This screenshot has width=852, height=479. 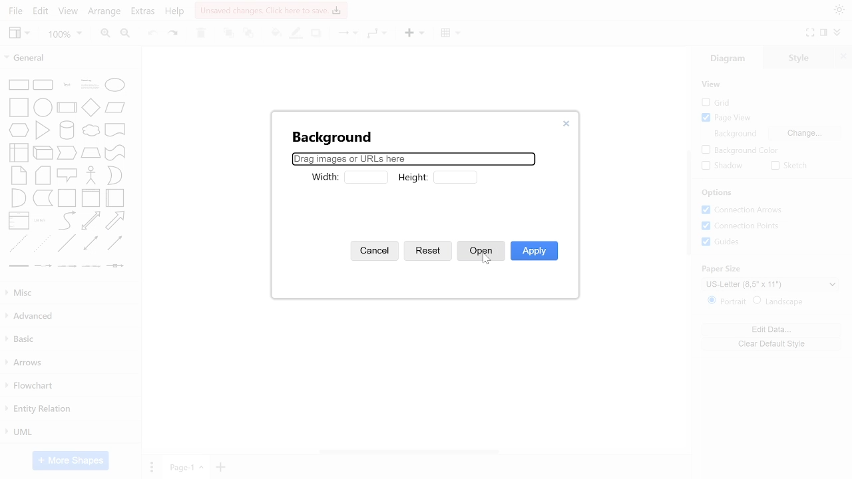 I want to click on general shapes, so click(x=113, y=152).